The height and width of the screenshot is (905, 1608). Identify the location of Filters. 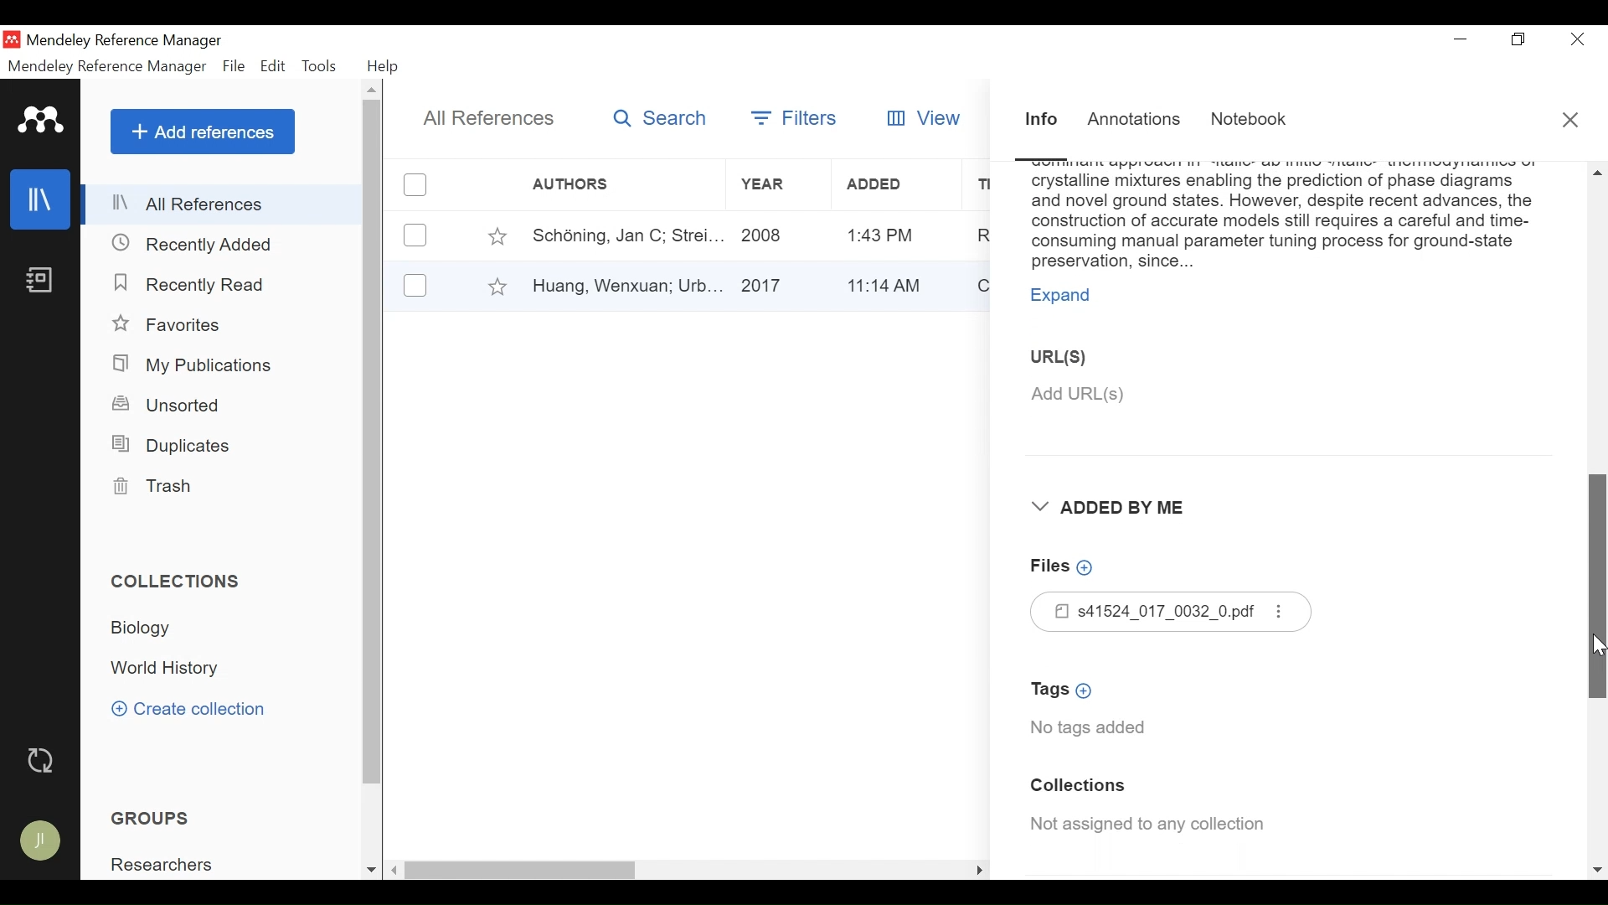
(791, 117).